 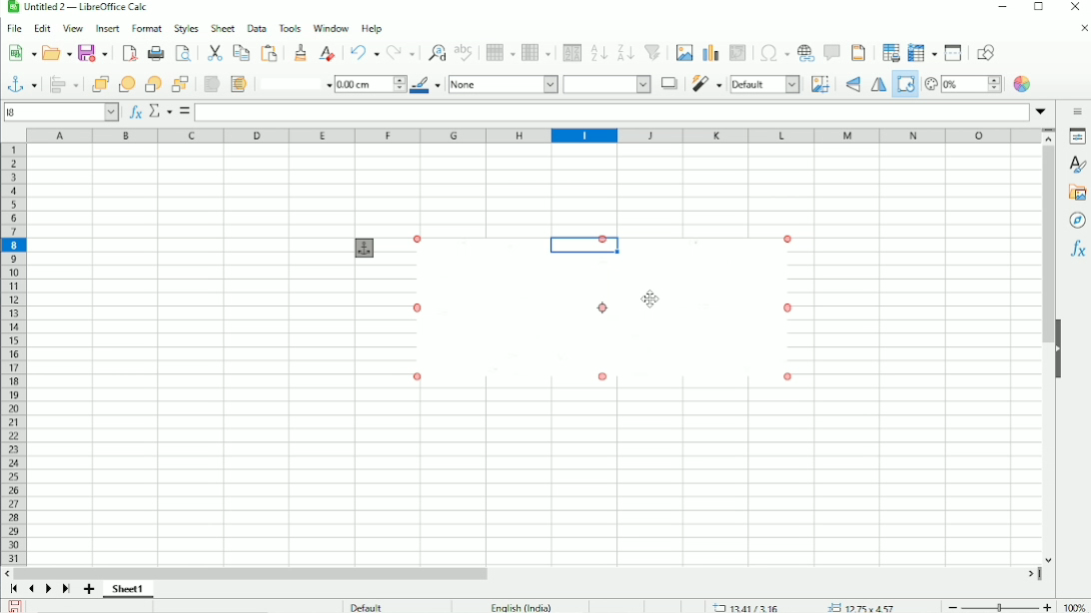 I want to click on Scroll to previous sheet, so click(x=30, y=589).